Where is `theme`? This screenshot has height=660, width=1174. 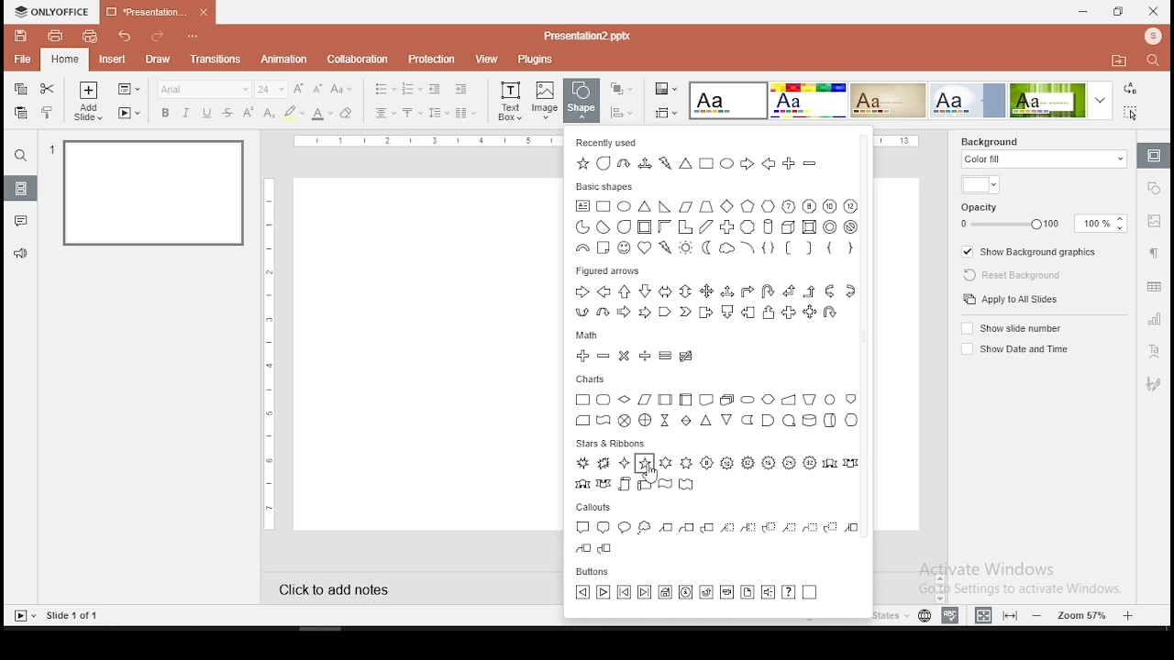
theme is located at coordinates (729, 102).